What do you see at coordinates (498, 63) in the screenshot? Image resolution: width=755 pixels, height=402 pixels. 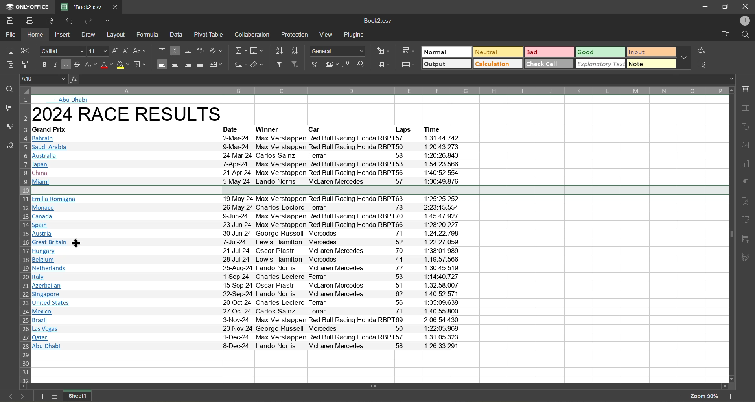 I see `calculation` at bounding box center [498, 63].